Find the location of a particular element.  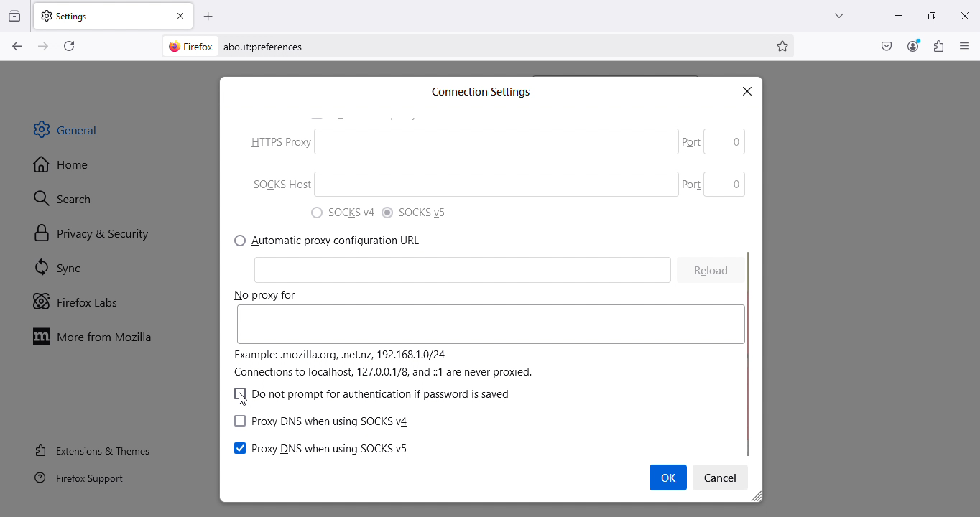

") SOCKS v4 is located at coordinates (374, 394).